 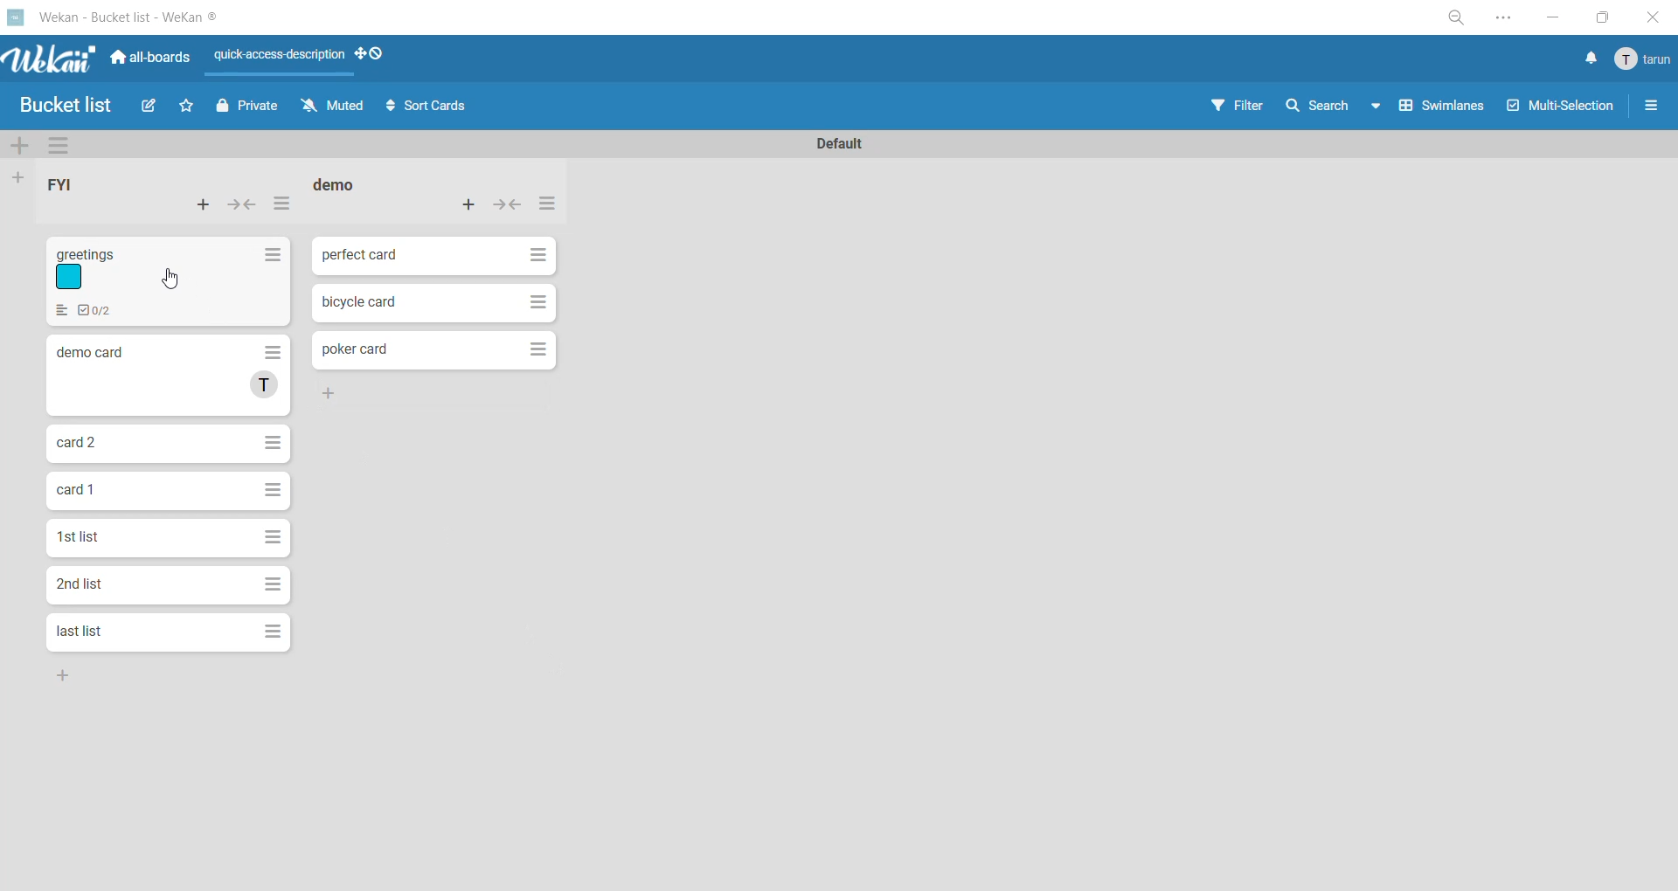 I want to click on WeKan, so click(x=49, y=58).